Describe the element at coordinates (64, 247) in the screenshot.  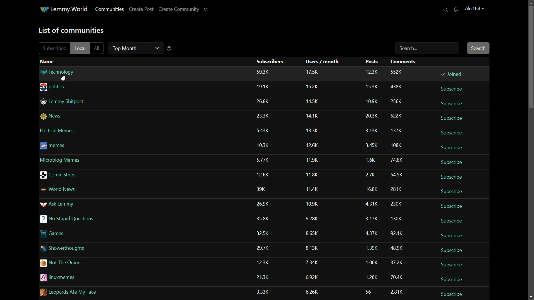
I see `communities name` at that location.